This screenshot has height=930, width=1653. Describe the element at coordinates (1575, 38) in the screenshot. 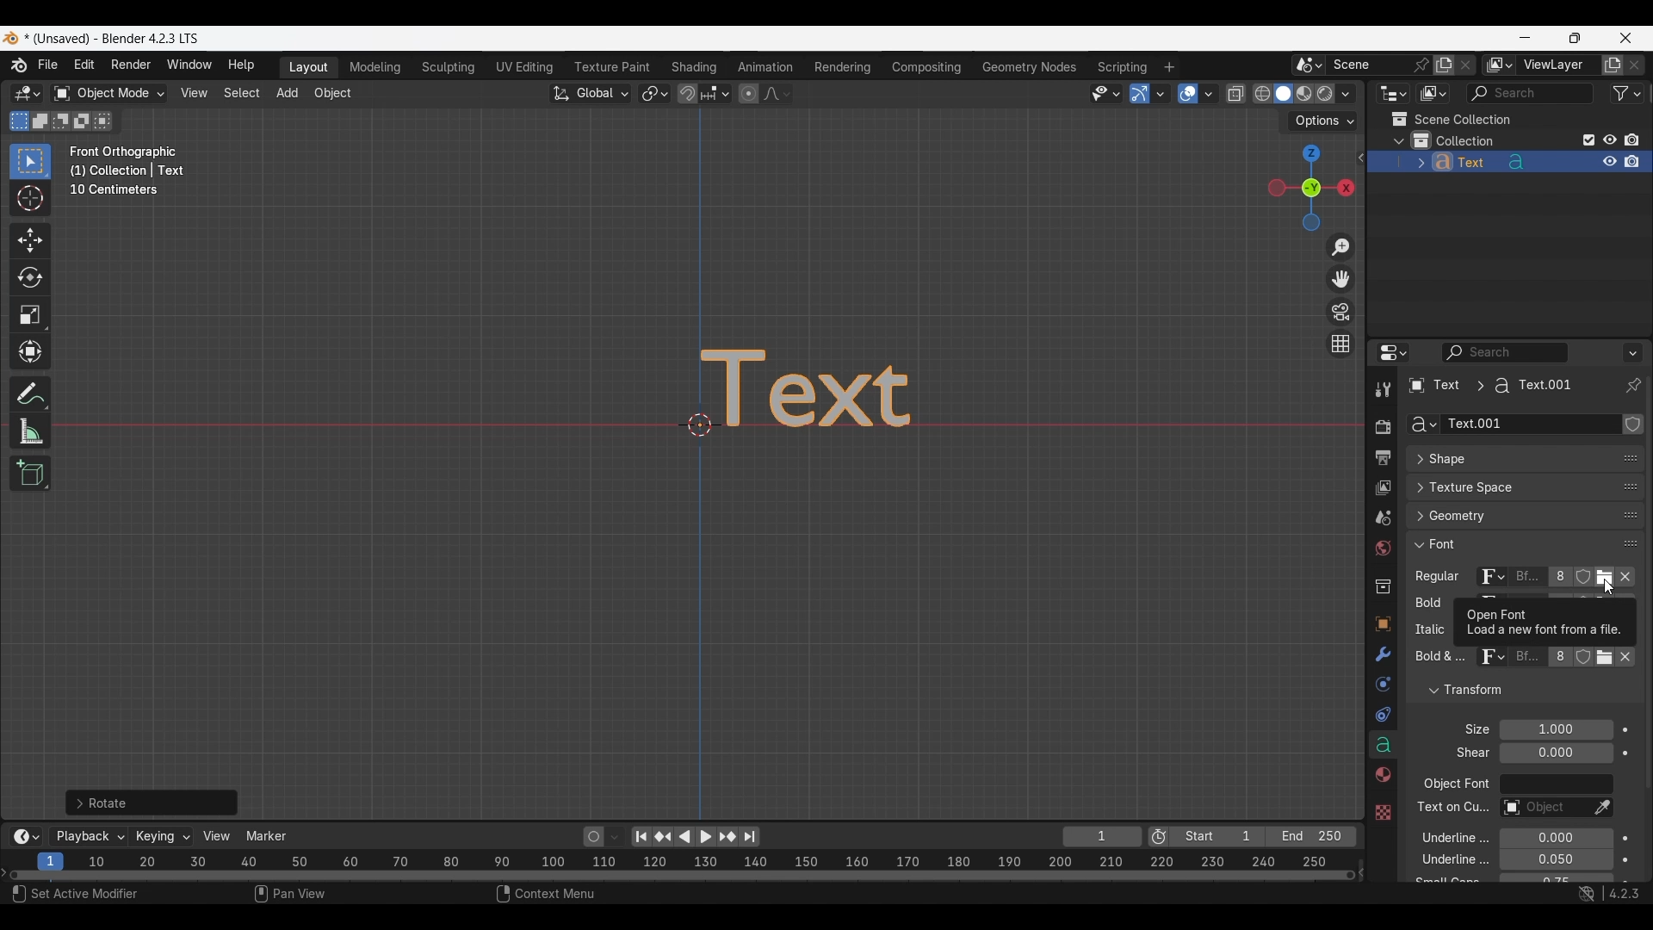

I see `Show interface in a smaller tab` at that location.